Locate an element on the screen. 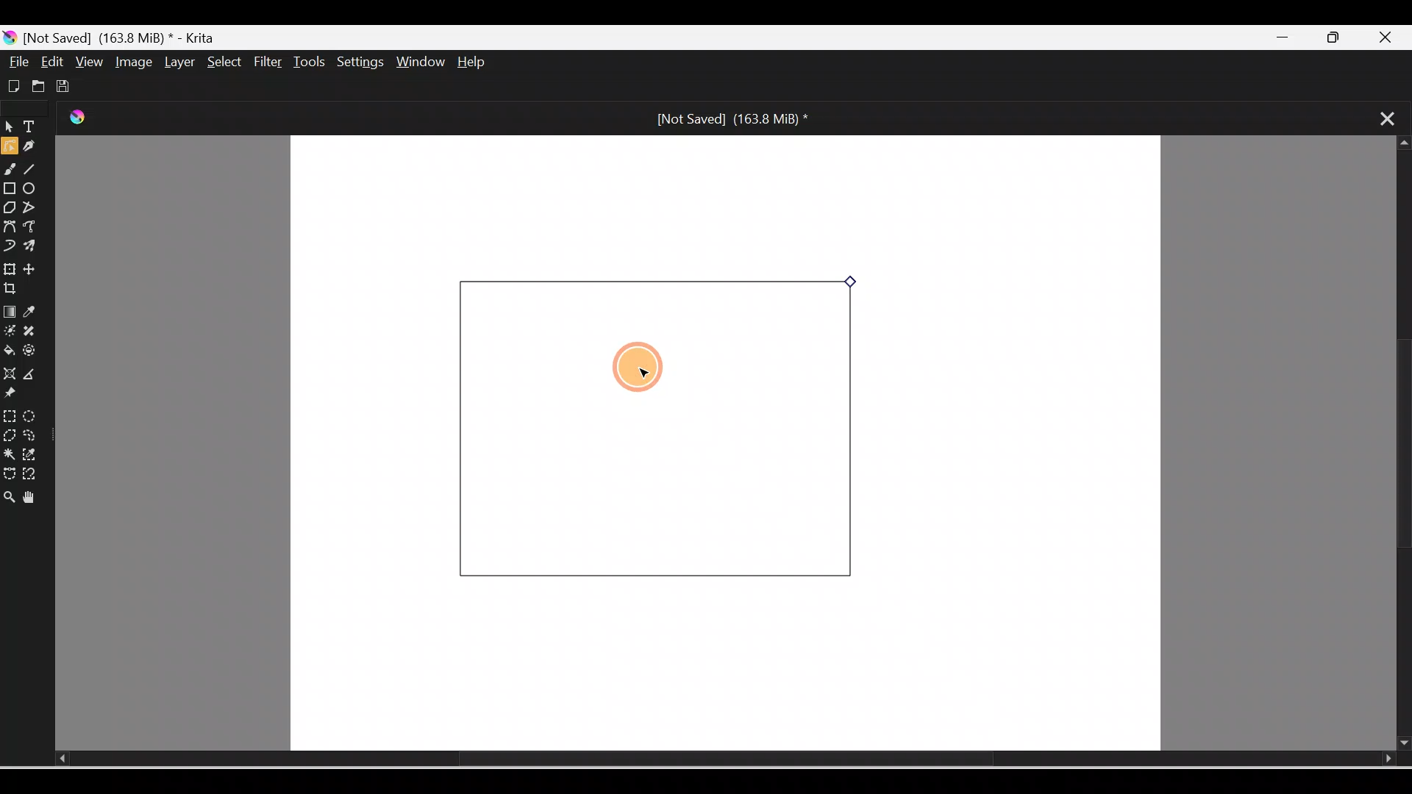 Image resolution: width=1412 pixels, height=794 pixels. Elliptical selection tool is located at coordinates (30, 414).